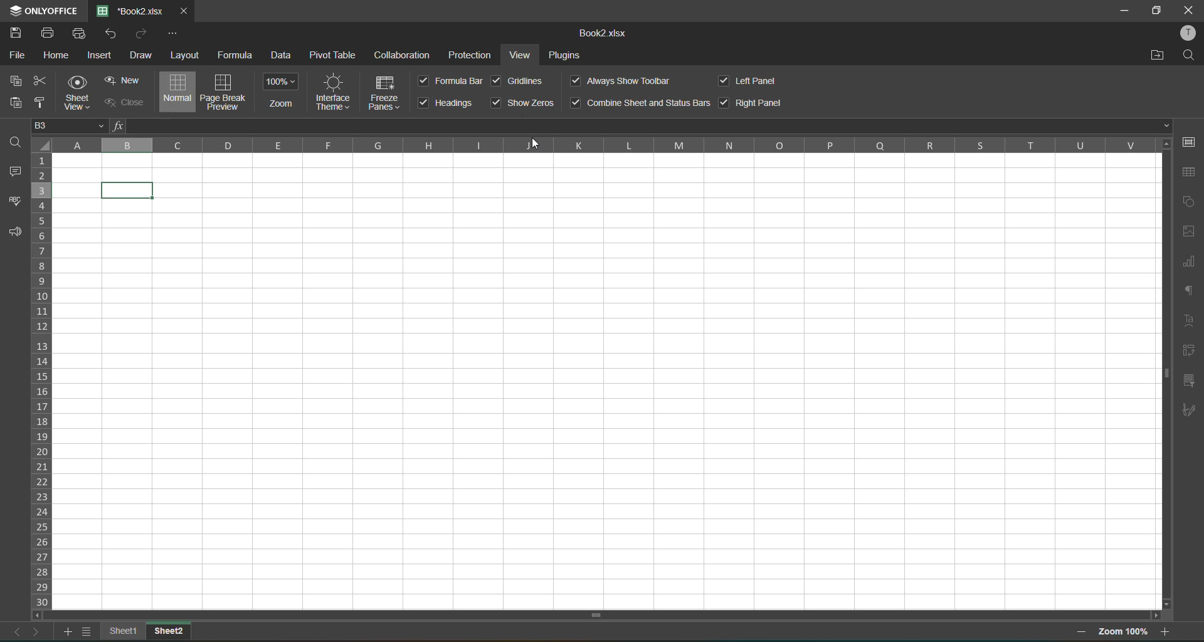 This screenshot has width=1204, height=642. I want to click on freeze panes, so click(386, 95).